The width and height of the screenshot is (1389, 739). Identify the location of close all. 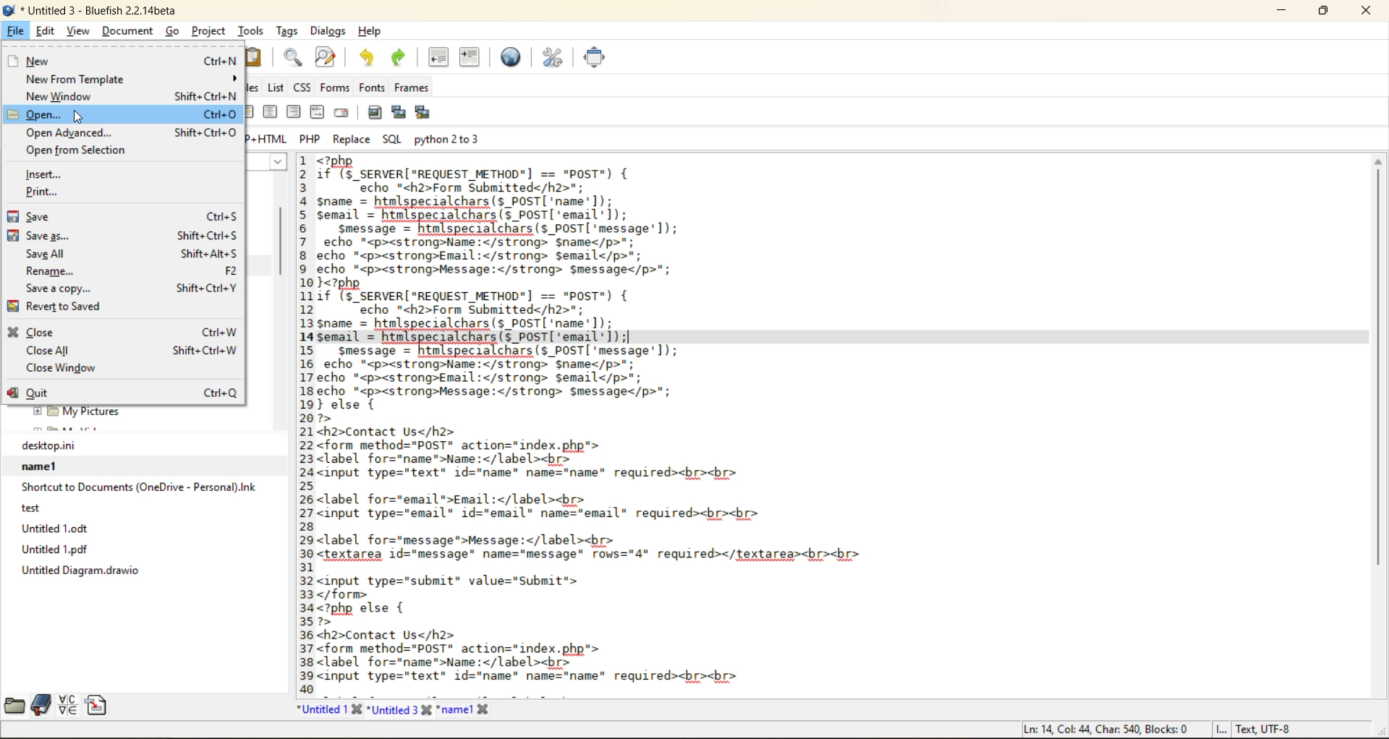
(125, 350).